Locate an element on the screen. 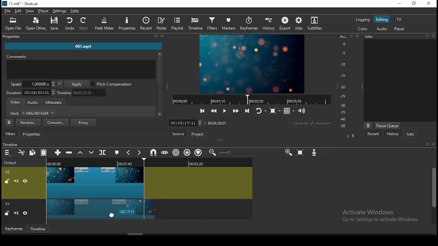  scroll bar is located at coordinates (433, 195).